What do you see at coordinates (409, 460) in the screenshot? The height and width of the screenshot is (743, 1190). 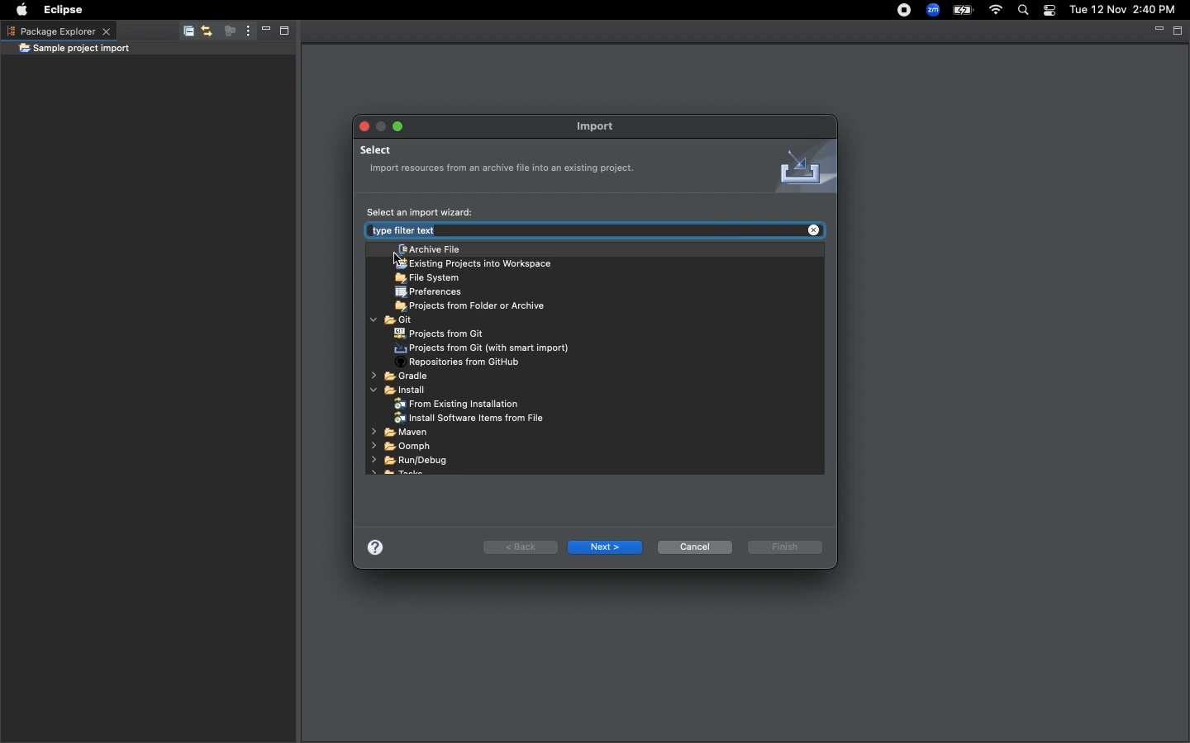 I see `RuryDebug` at bounding box center [409, 460].